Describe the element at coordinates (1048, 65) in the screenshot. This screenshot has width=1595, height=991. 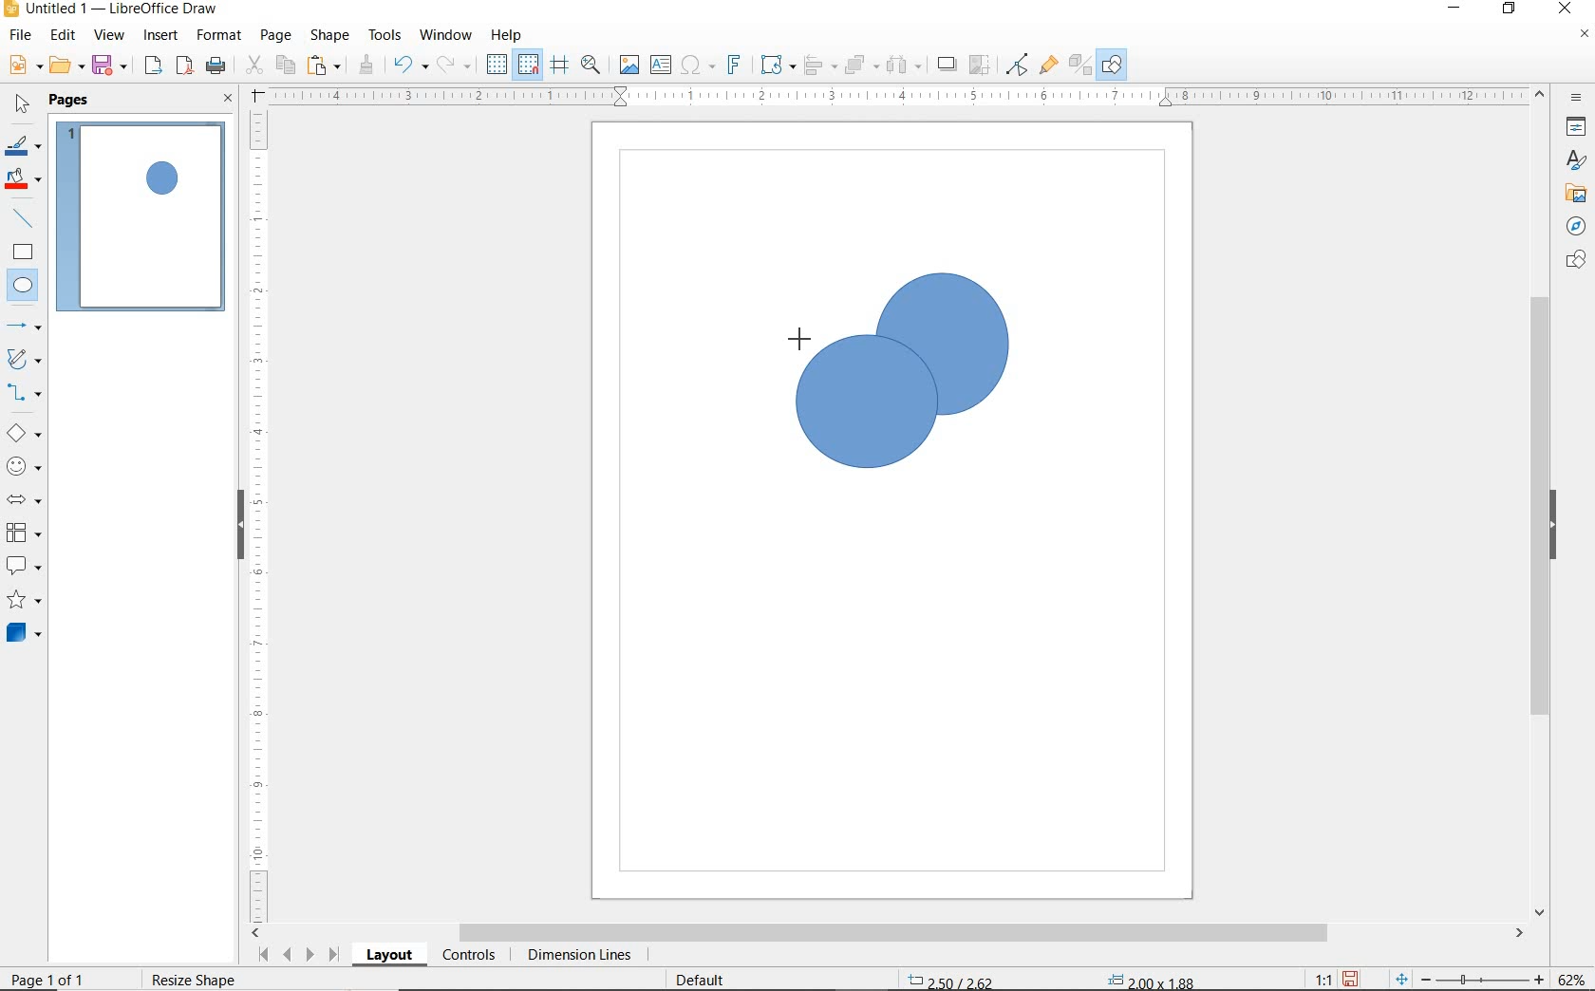
I see `SHOW GLUEPOINT FUNCTIONS` at that location.